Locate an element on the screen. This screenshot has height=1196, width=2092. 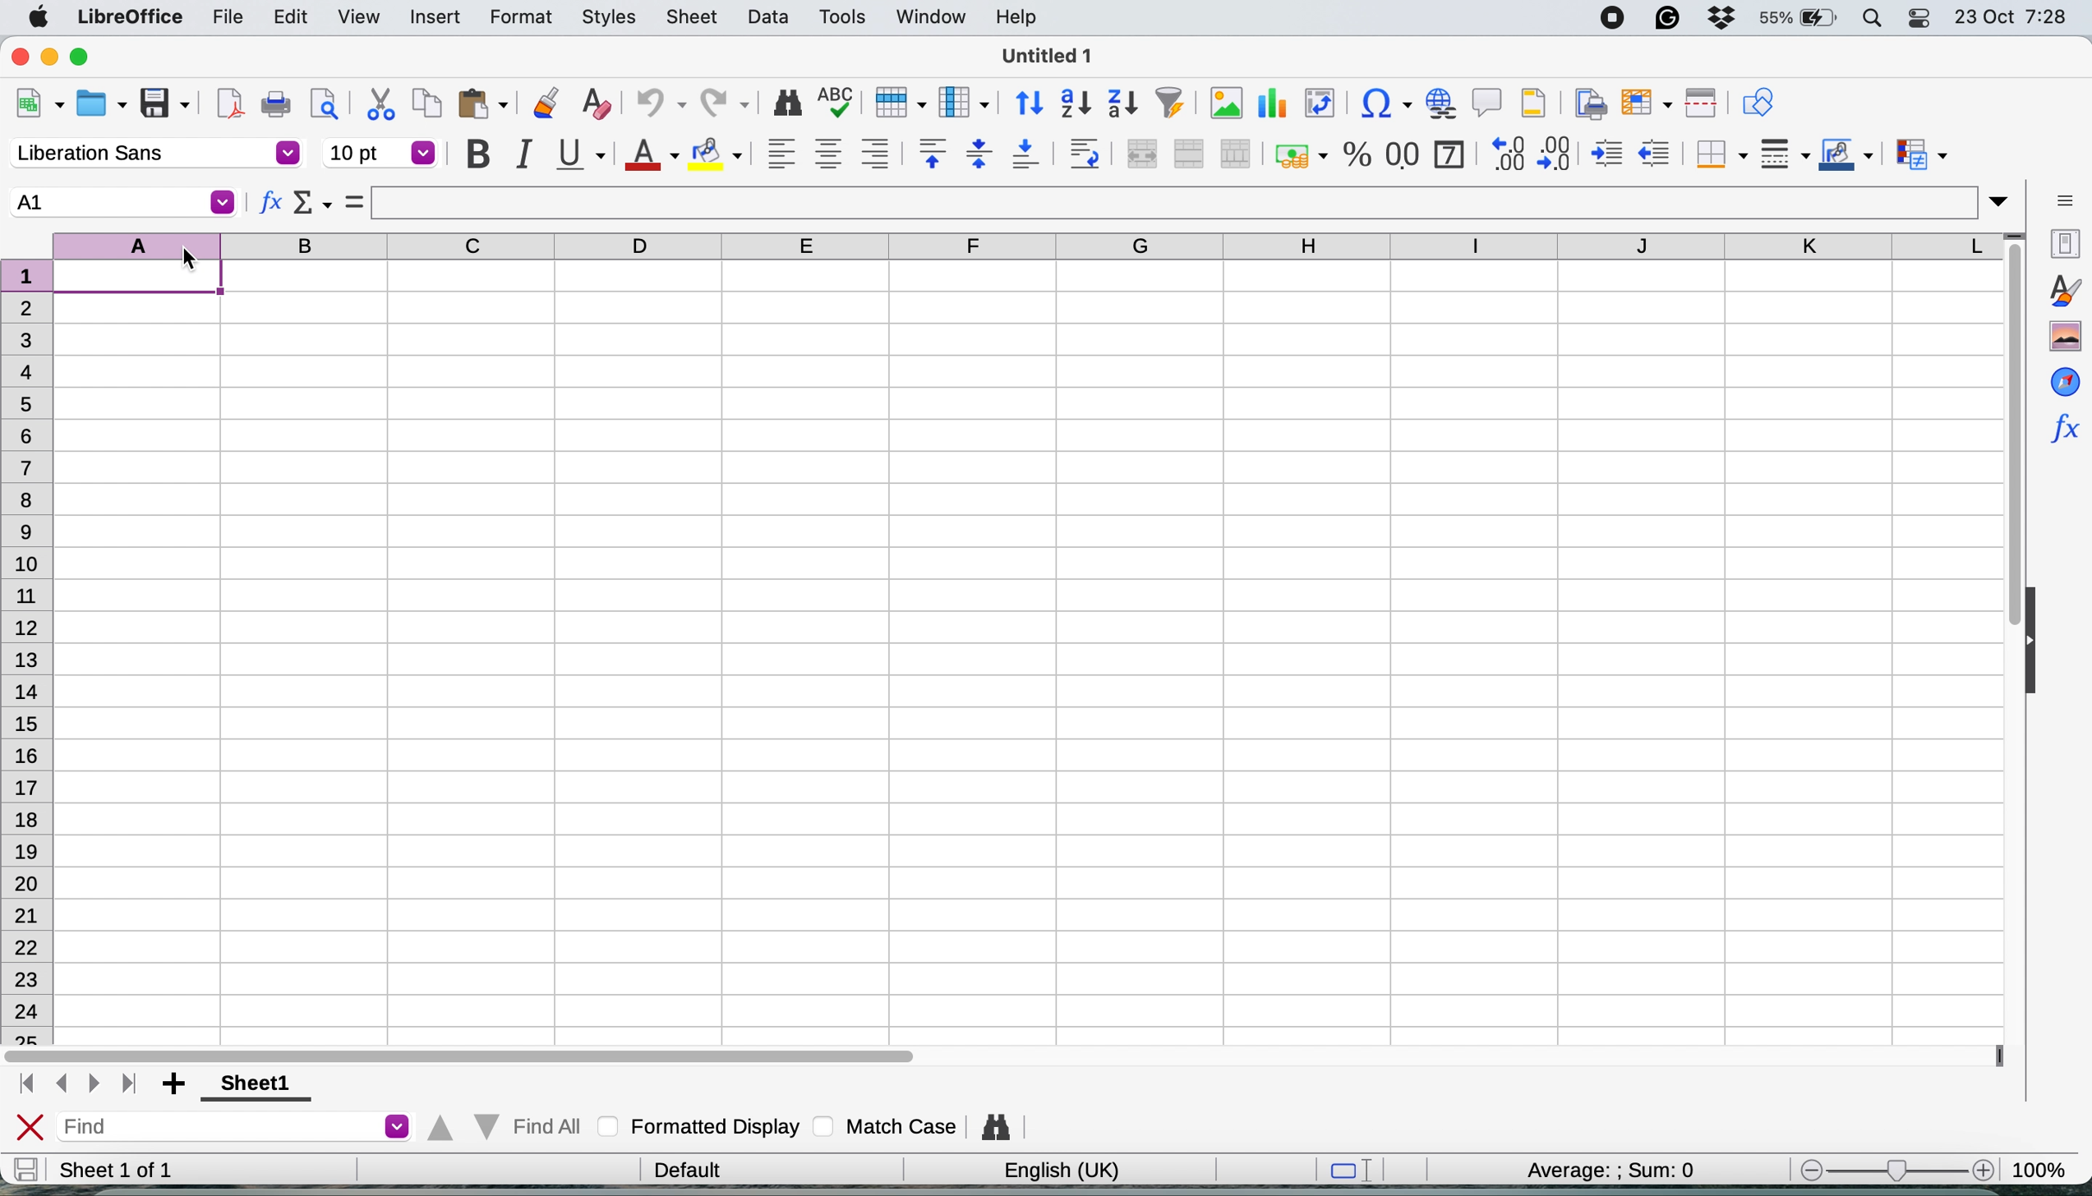
control center is located at coordinates (1916, 17).